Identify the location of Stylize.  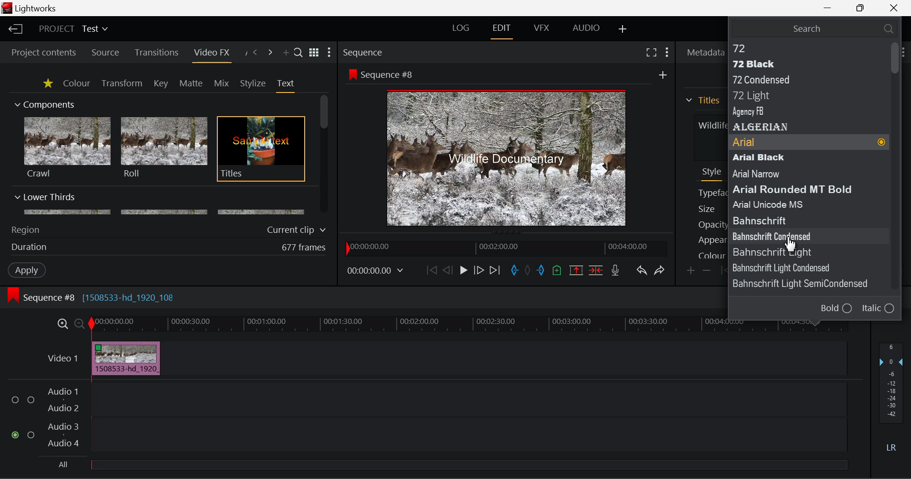
(253, 83).